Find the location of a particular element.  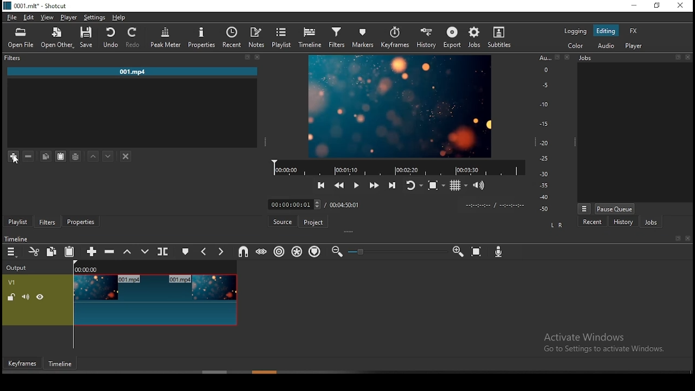

export is located at coordinates (452, 37).